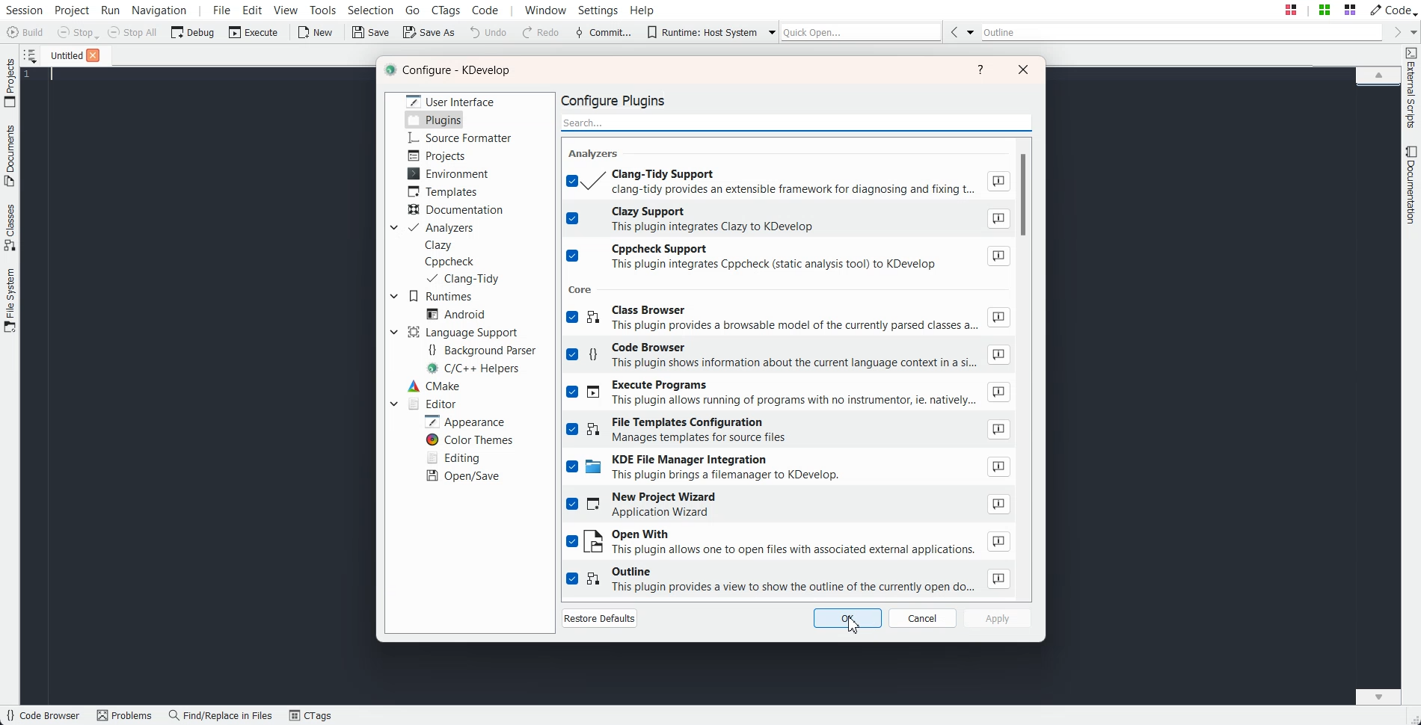  Describe the element at coordinates (438, 155) in the screenshot. I see `Projects` at that location.